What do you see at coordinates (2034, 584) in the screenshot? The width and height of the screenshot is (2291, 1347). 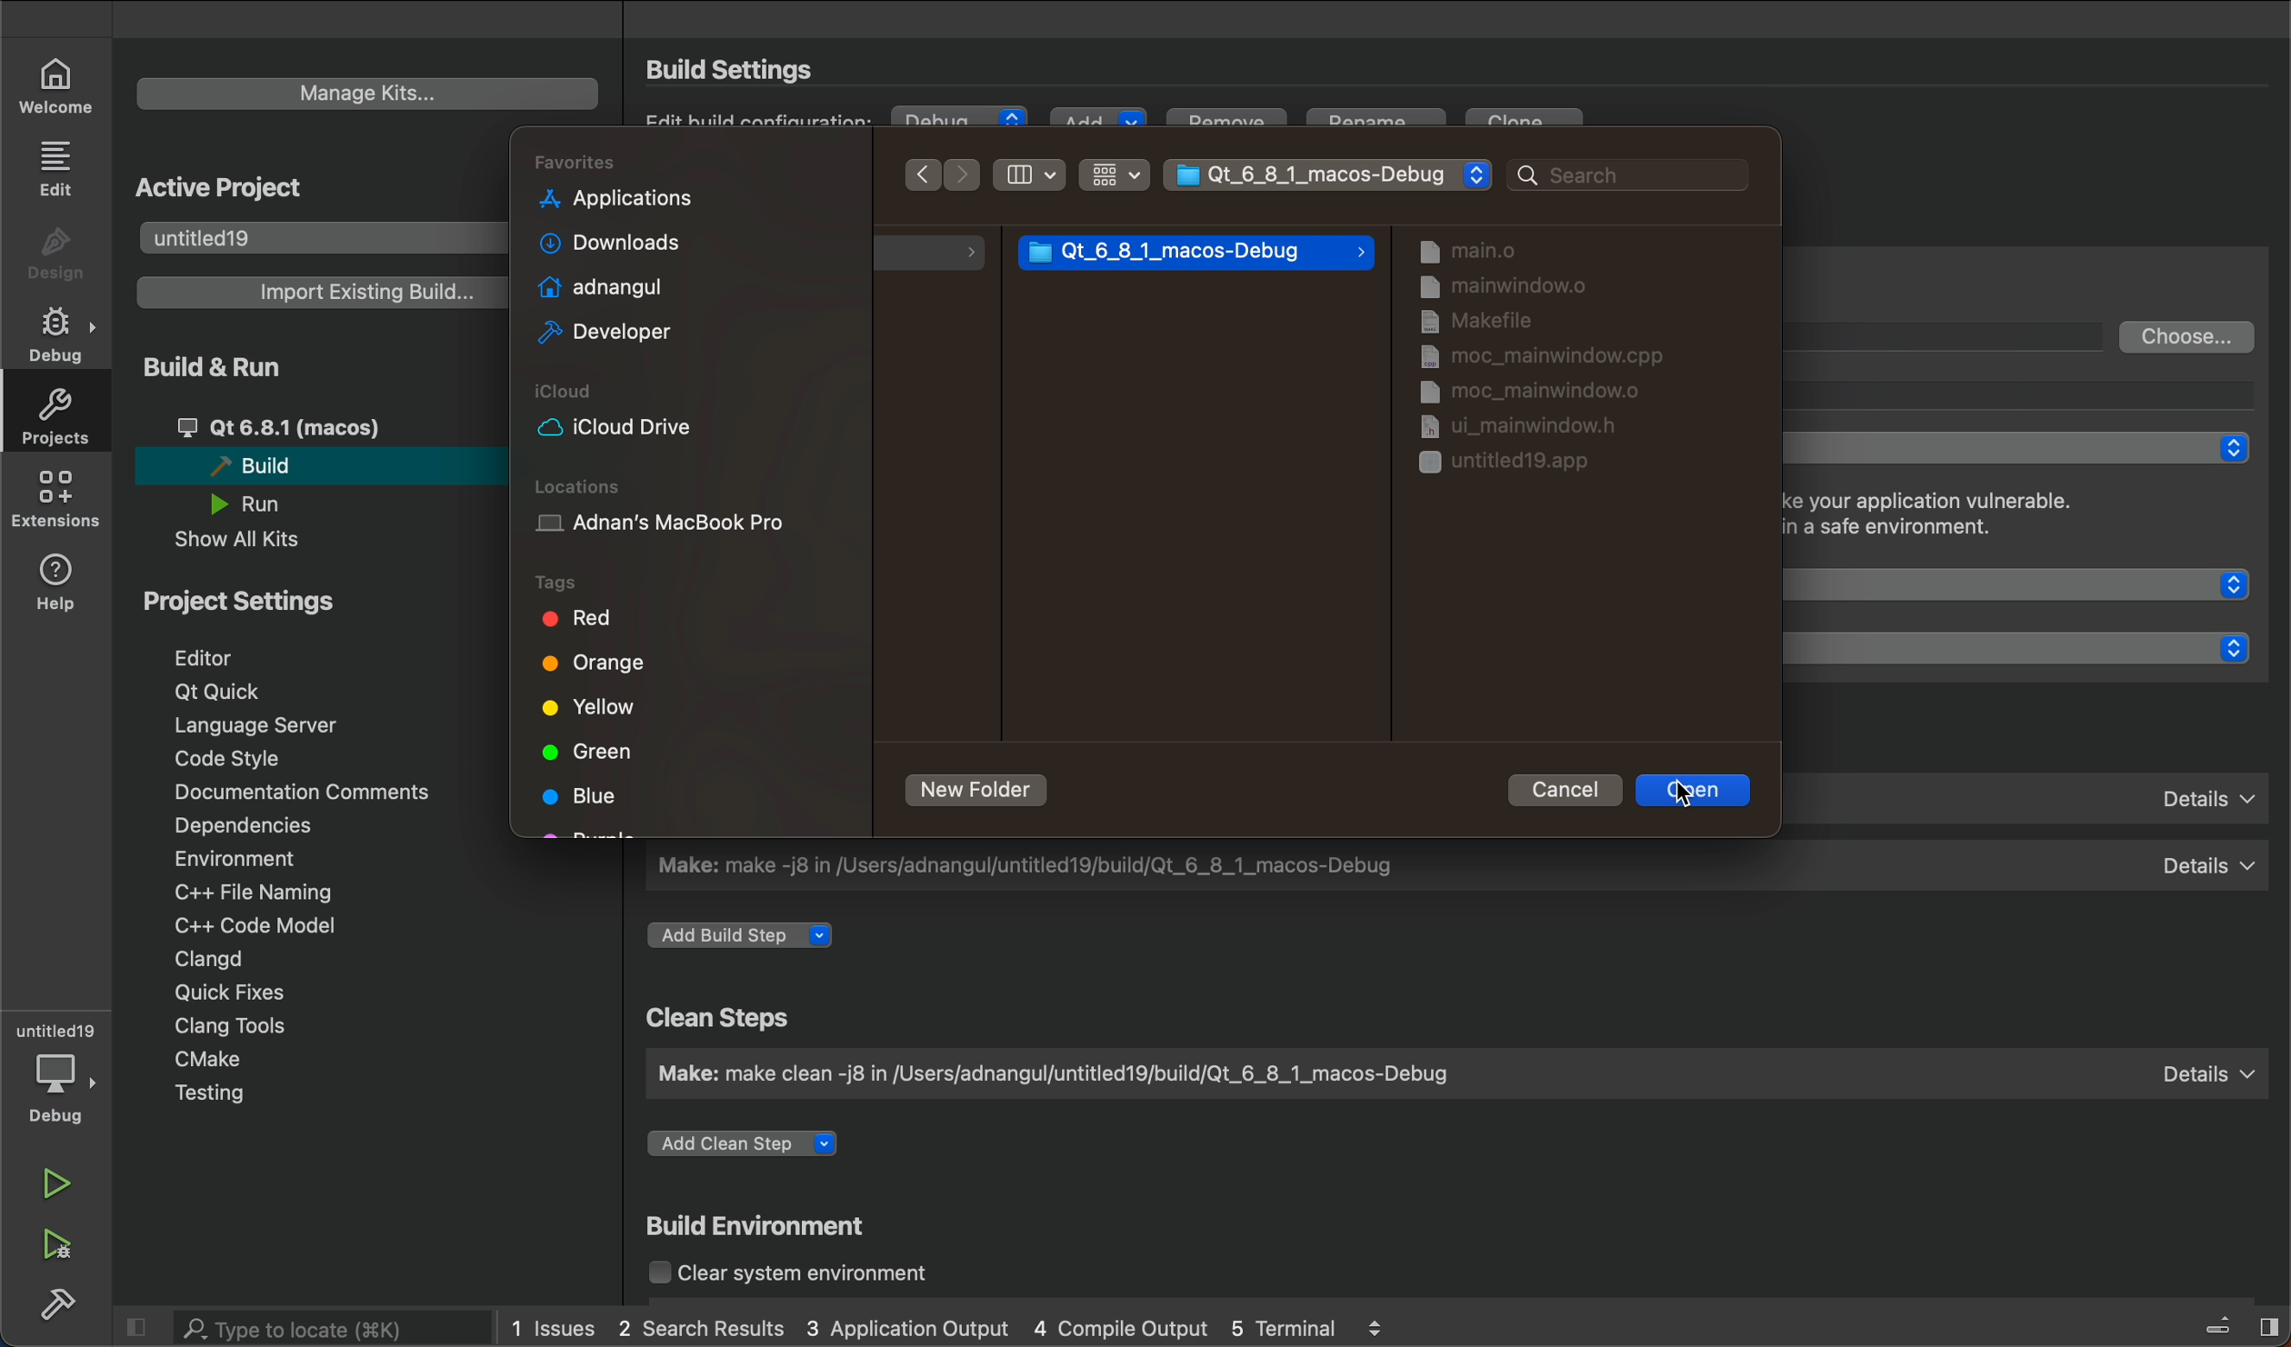 I see `qt quick` at bounding box center [2034, 584].